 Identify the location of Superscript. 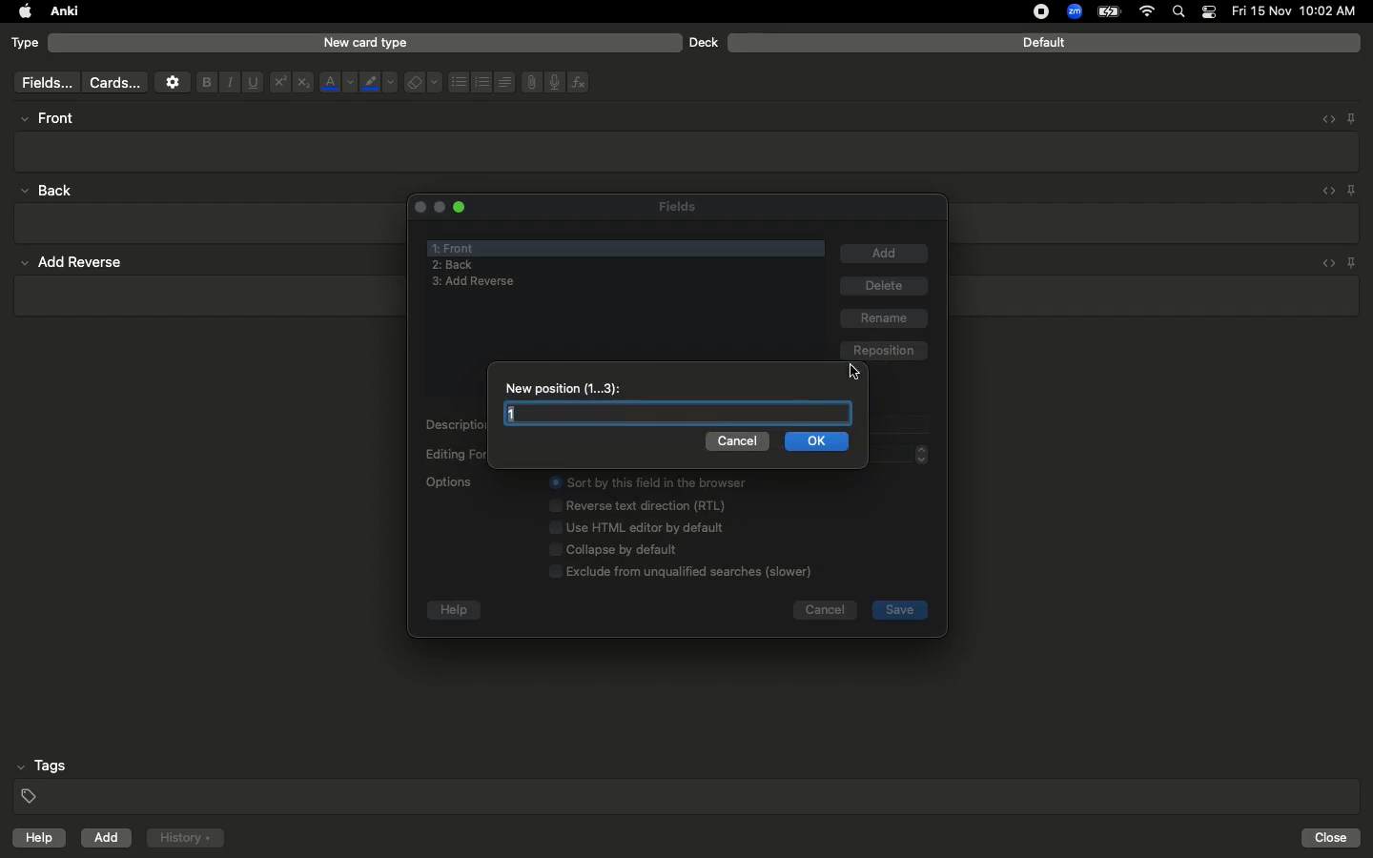
(278, 83).